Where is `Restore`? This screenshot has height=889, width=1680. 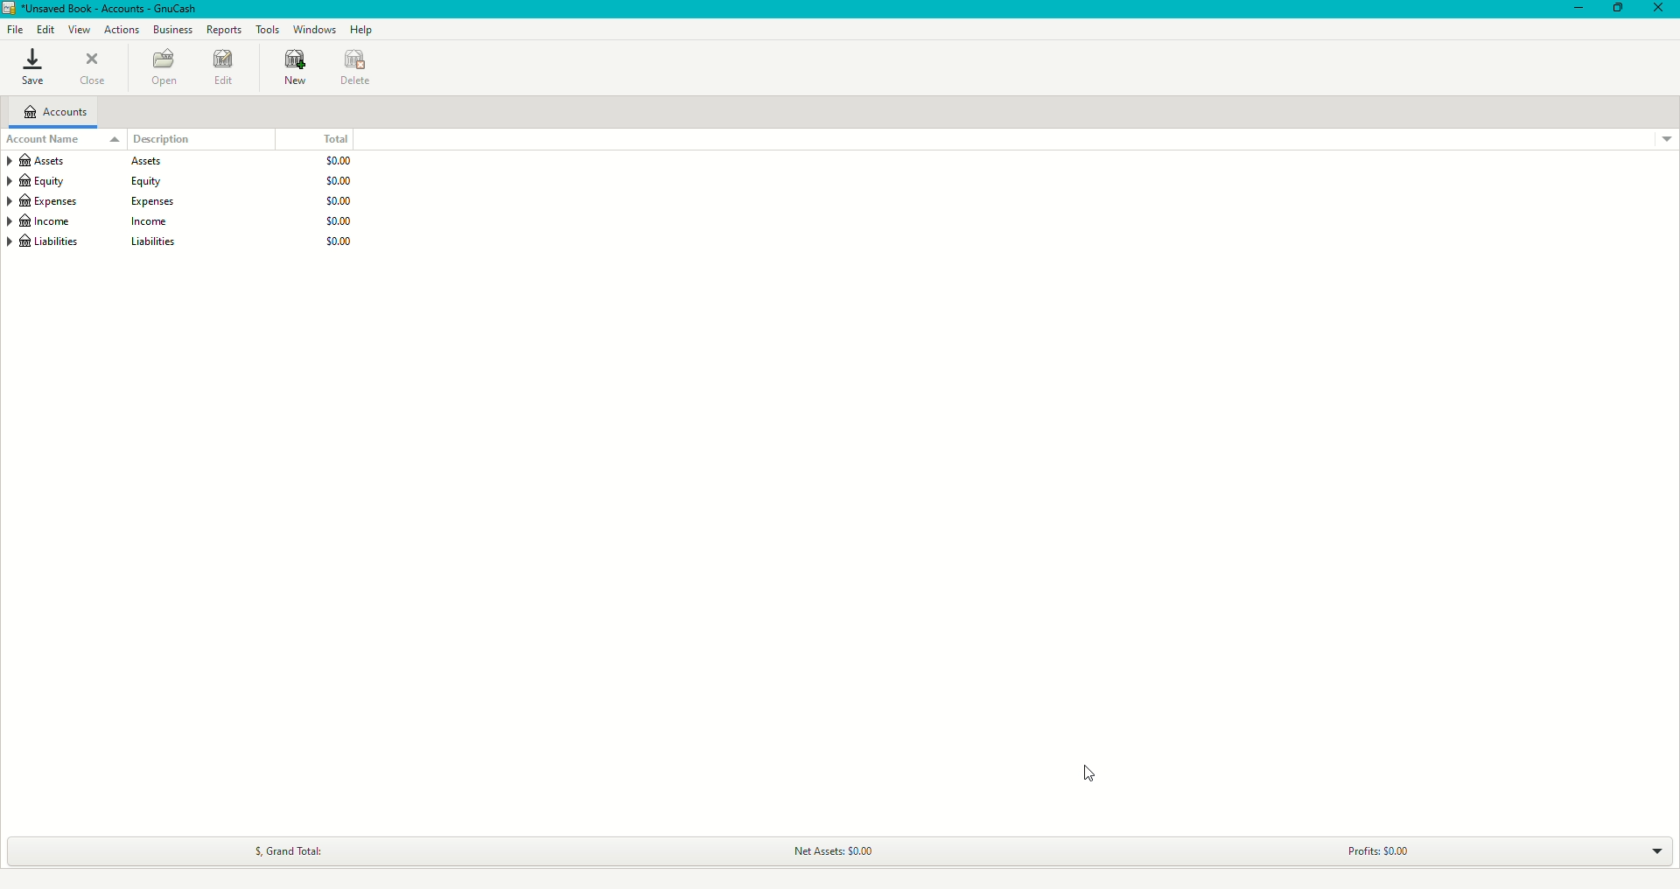 Restore is located at coordinates (1617, 9).